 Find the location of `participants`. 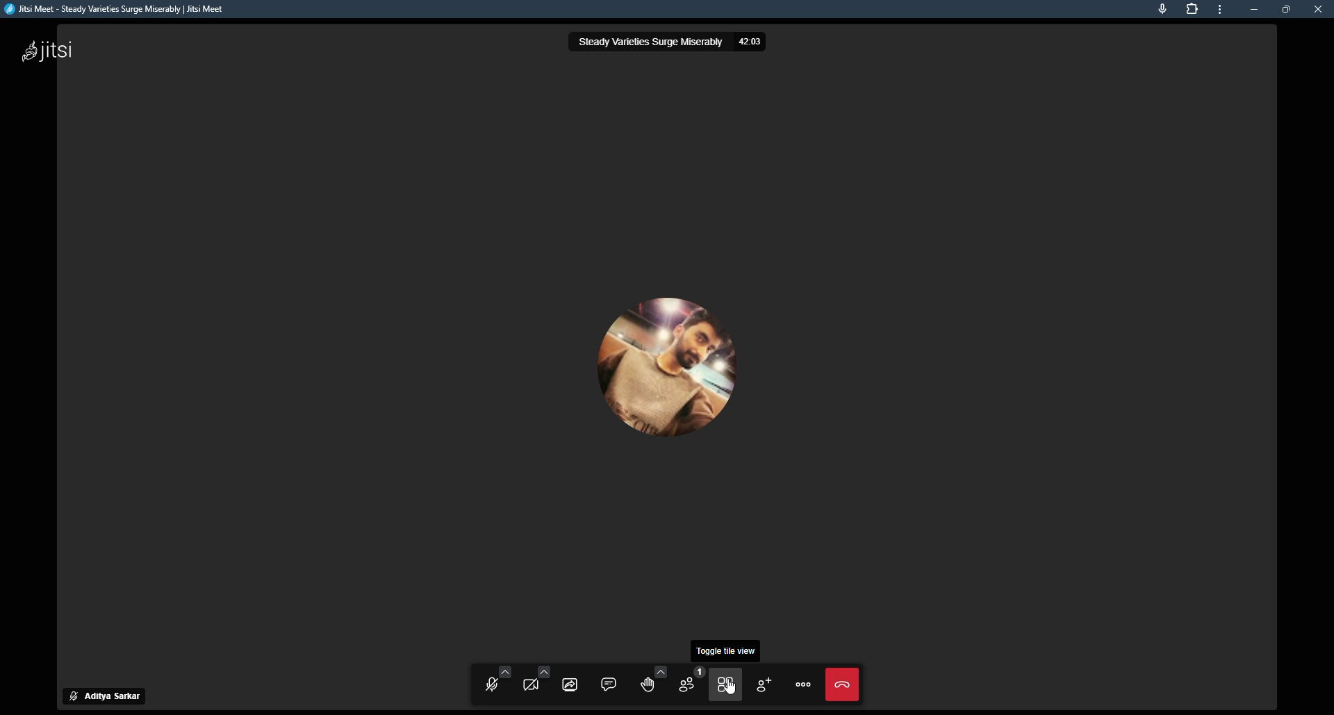

participants is located at coordinates (690, 683).